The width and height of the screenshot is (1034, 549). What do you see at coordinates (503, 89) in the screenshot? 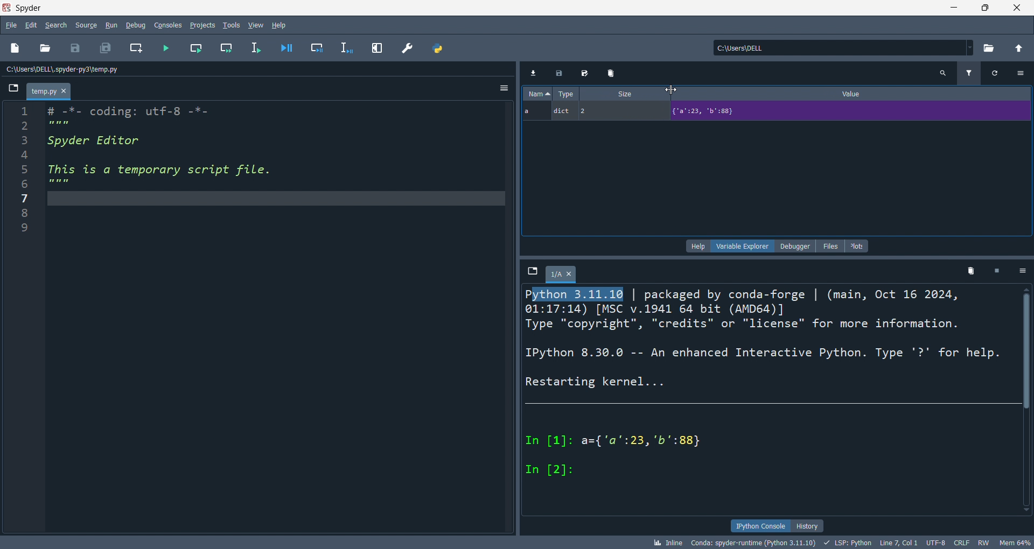
I see `options` at bounding box center [503, 89].